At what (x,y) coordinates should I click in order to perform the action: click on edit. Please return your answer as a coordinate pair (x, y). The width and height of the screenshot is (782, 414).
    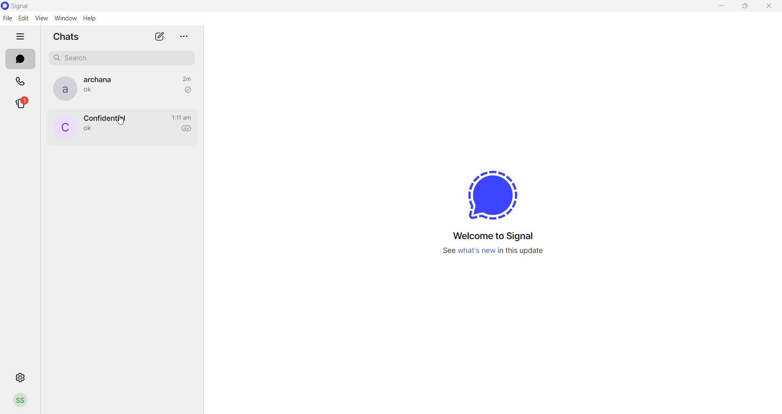
    Looking at the image, I should click on (24, 18).